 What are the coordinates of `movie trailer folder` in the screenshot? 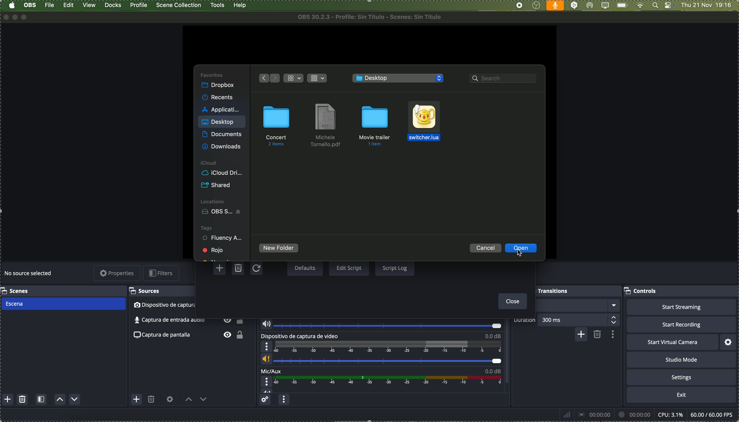 It's located at (377, 125).